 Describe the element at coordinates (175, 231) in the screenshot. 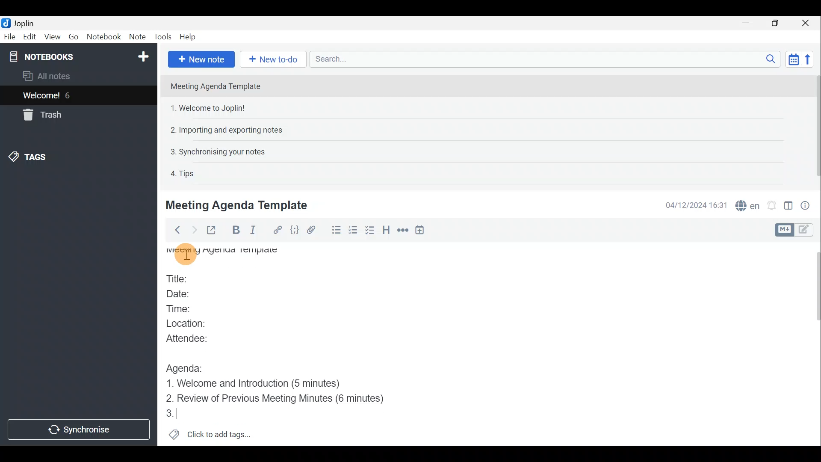

I see `Back` at that location.